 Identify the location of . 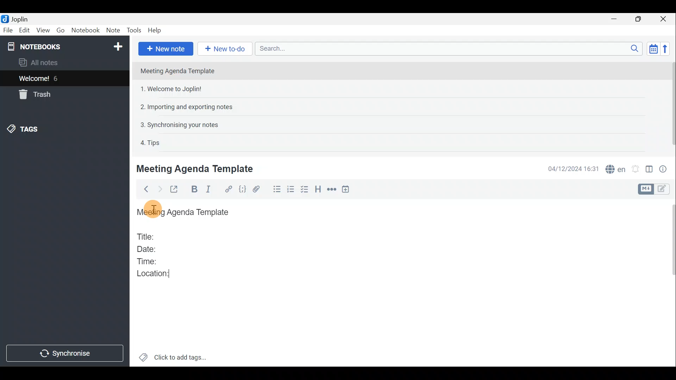
(154, 209).